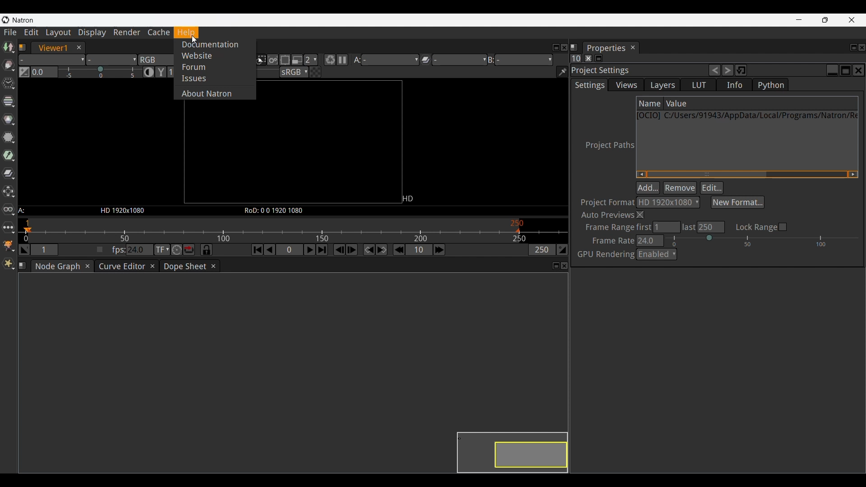  Describe the element at coordinates (44, 72) in the screenshot. I see `Type in gain` at that location.